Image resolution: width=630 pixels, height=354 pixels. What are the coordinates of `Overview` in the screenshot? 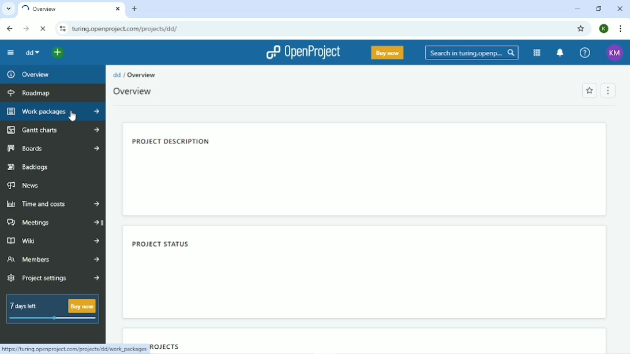 It's located at (28, 74).